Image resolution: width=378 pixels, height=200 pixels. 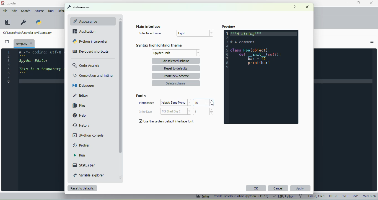 What do you see at coordinates (41, 68) in the screenshot?
I see `editor` at bounding box center [41, 68].